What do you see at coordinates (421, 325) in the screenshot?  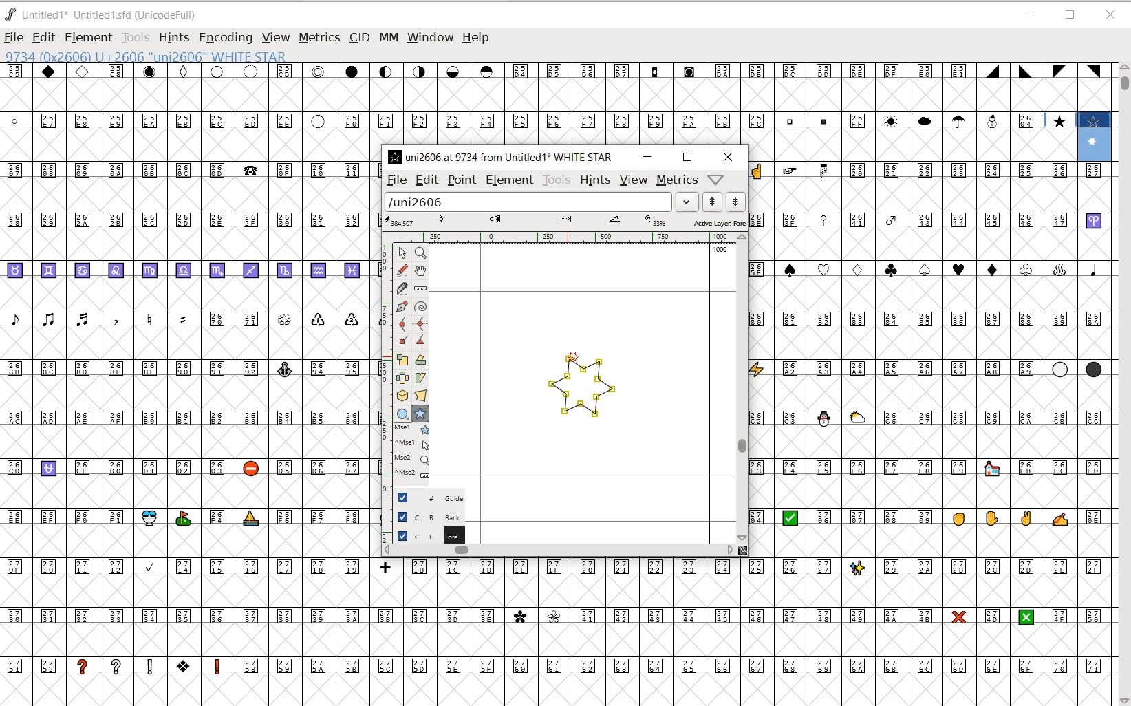 I see `ADD CURVE POINT` at bounding box center [421, 325].